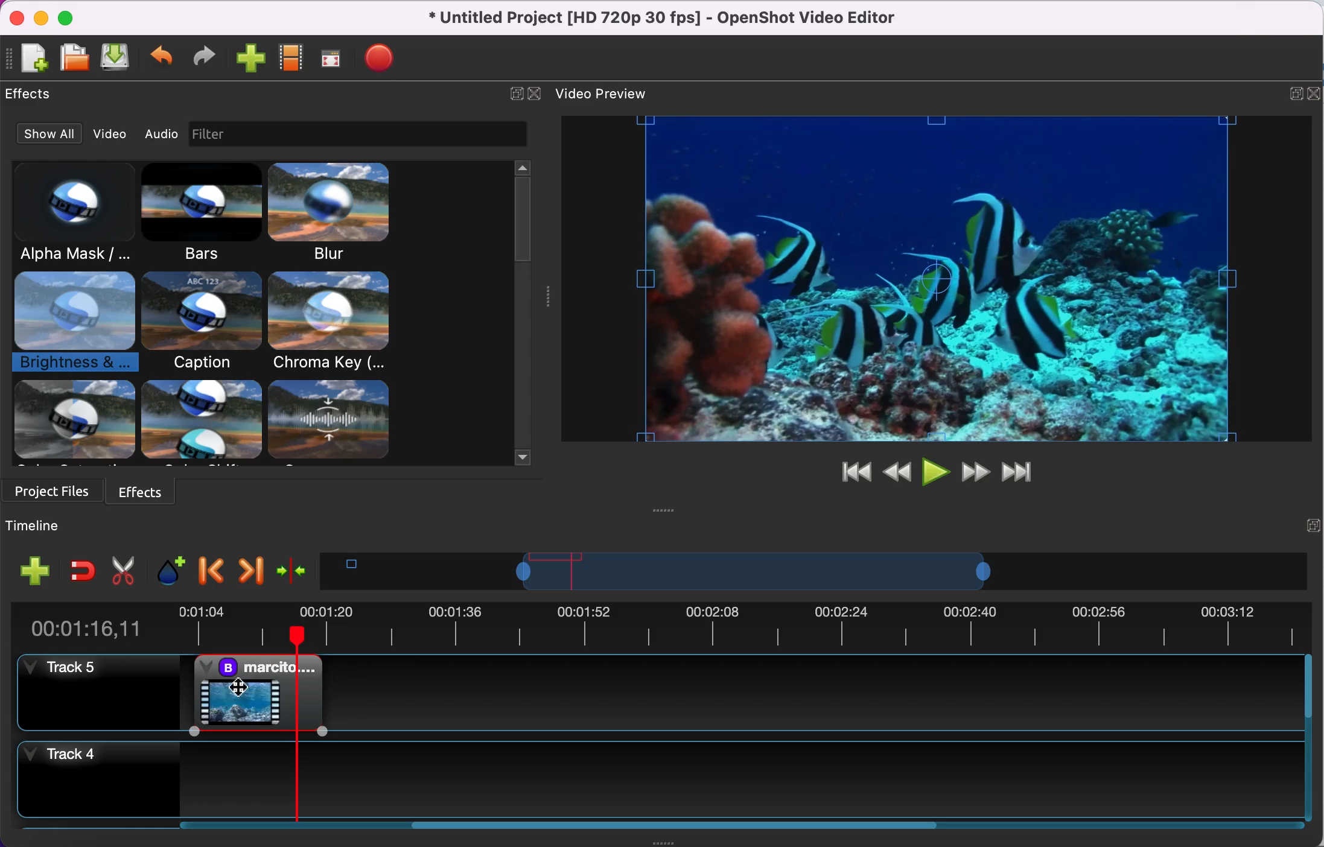 The image size is (1324, 847). I want to click on project files, so click(51, 490).